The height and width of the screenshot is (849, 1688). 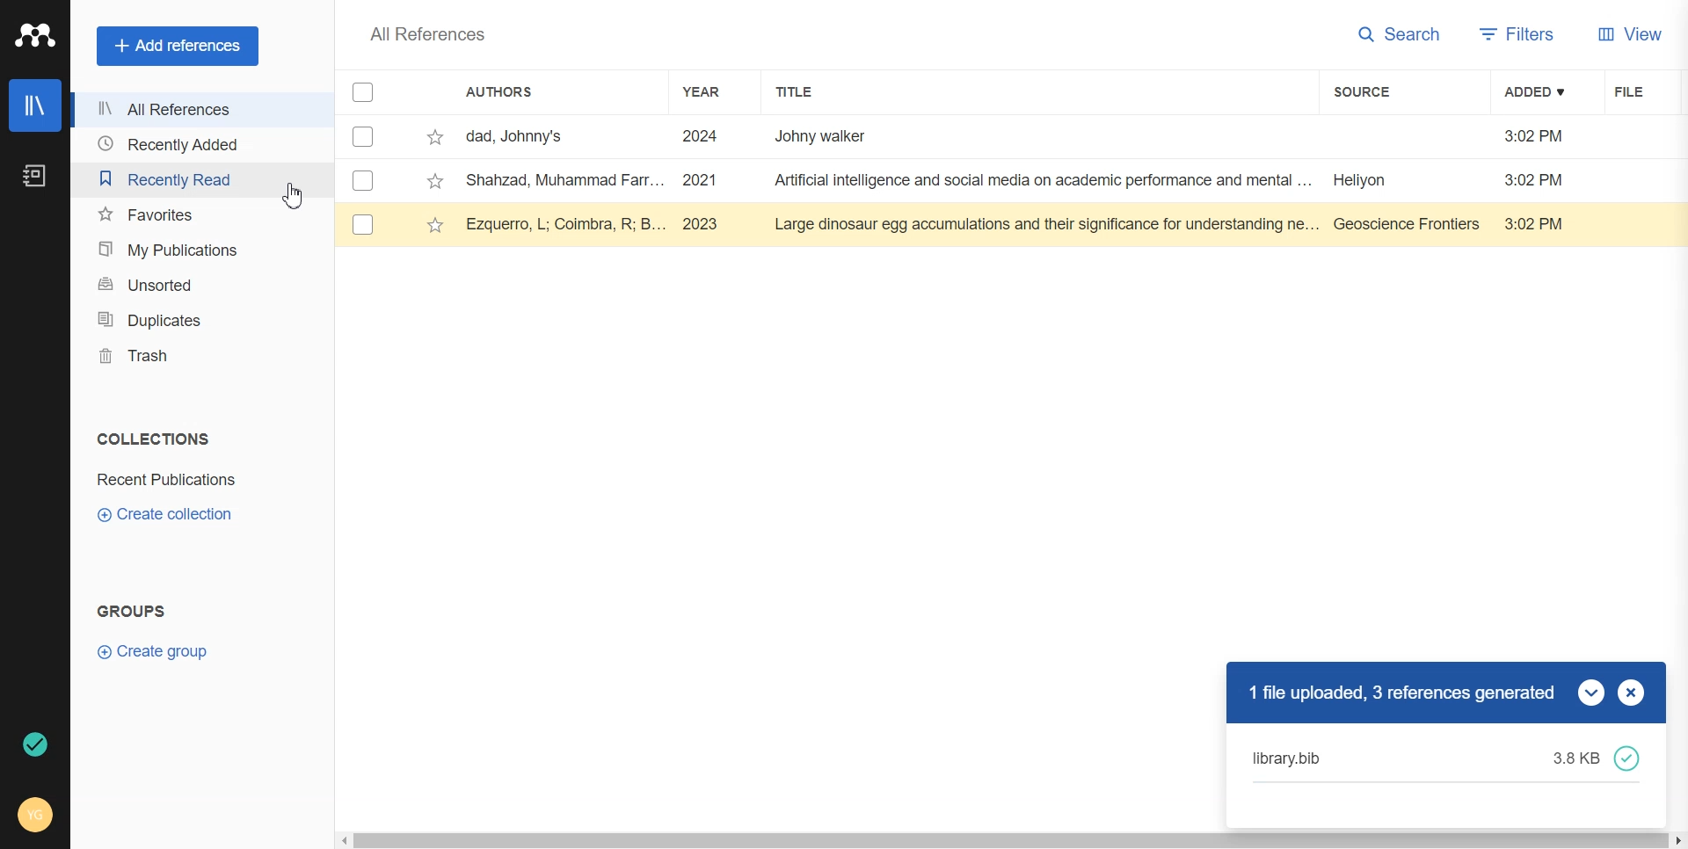 I want to click on Unsorted, so click(x=194, y=286).